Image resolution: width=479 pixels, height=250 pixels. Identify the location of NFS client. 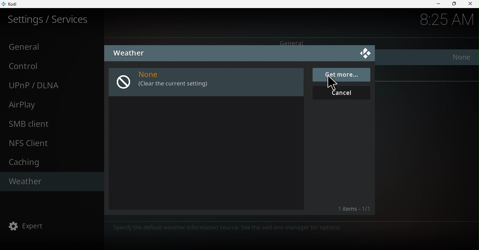
(51, 142).